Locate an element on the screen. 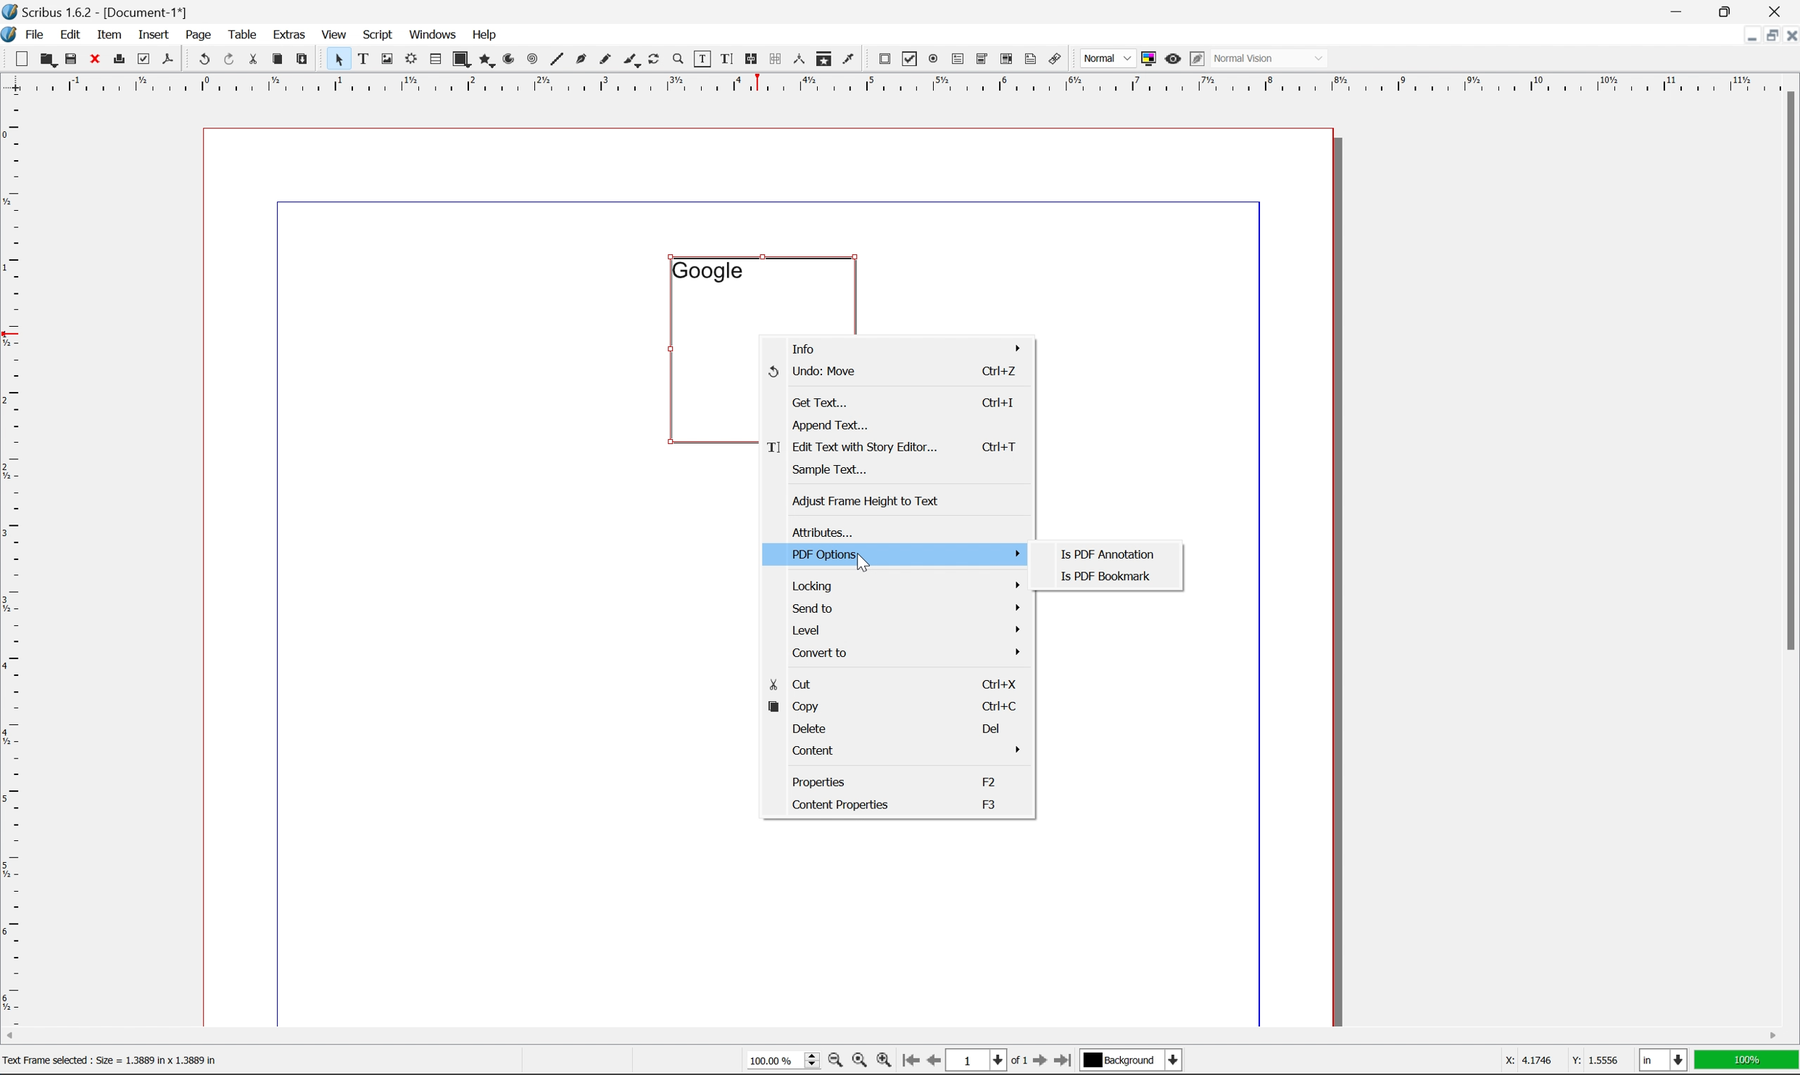 Image resolution: width=1800 pixels, height=1075 pixels. print is located at coordinates (118, 60).